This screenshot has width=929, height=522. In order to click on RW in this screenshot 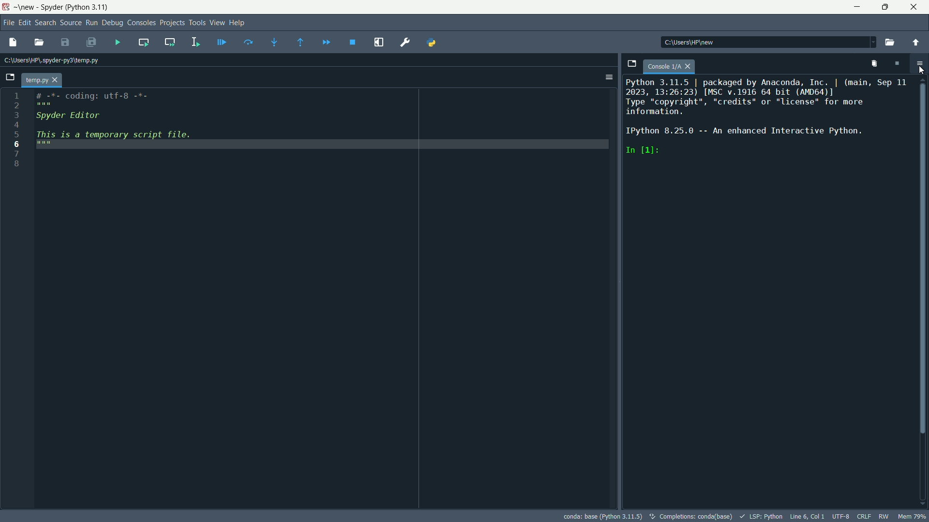, I will do `click(883, 516)`.